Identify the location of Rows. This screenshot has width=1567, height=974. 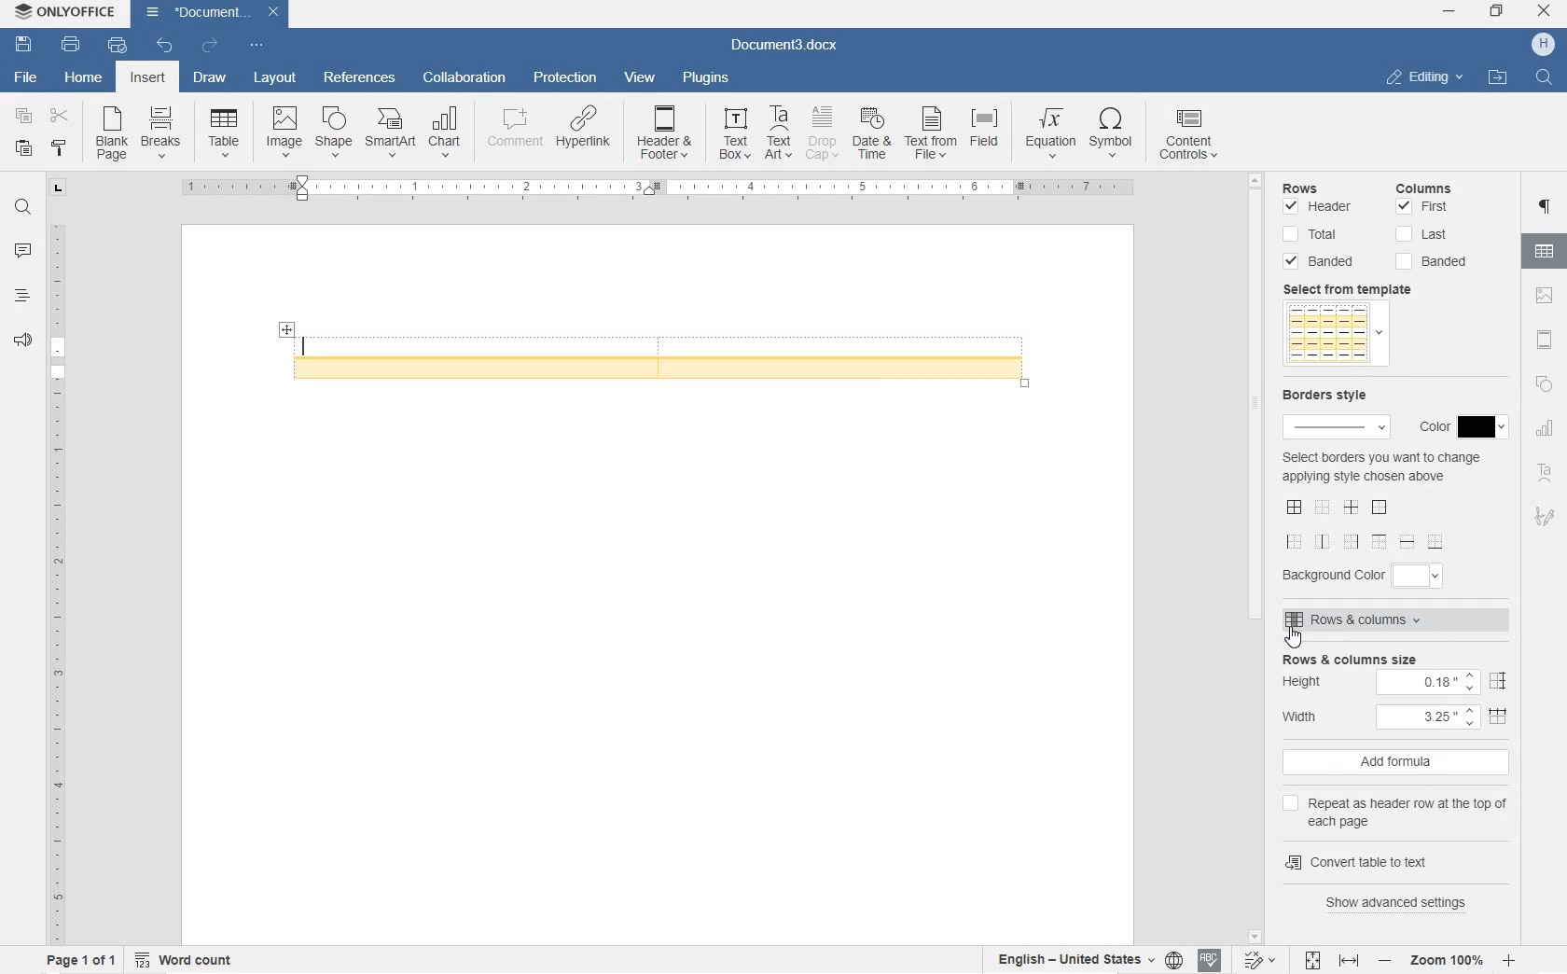
(1324, 185).